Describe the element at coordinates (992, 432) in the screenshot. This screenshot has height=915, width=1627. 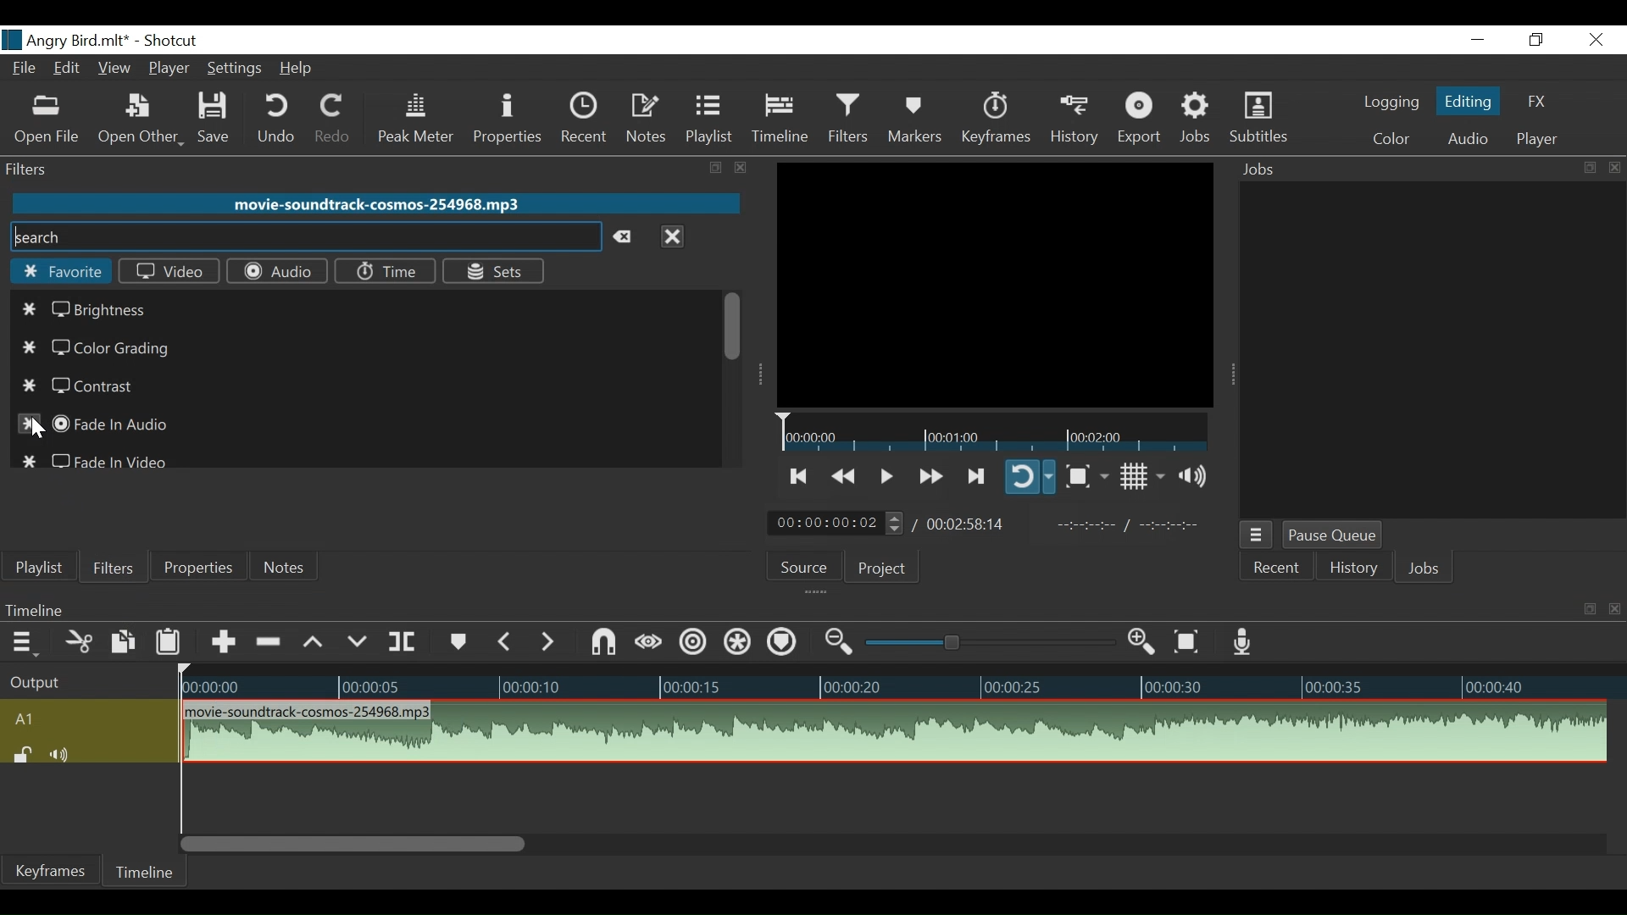
I see `Timeline` at that location.